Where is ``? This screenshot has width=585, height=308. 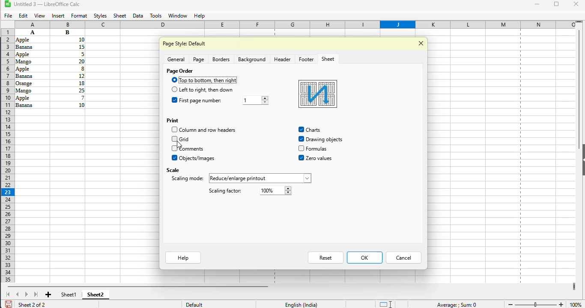
 is located at coordinates (174, 89).